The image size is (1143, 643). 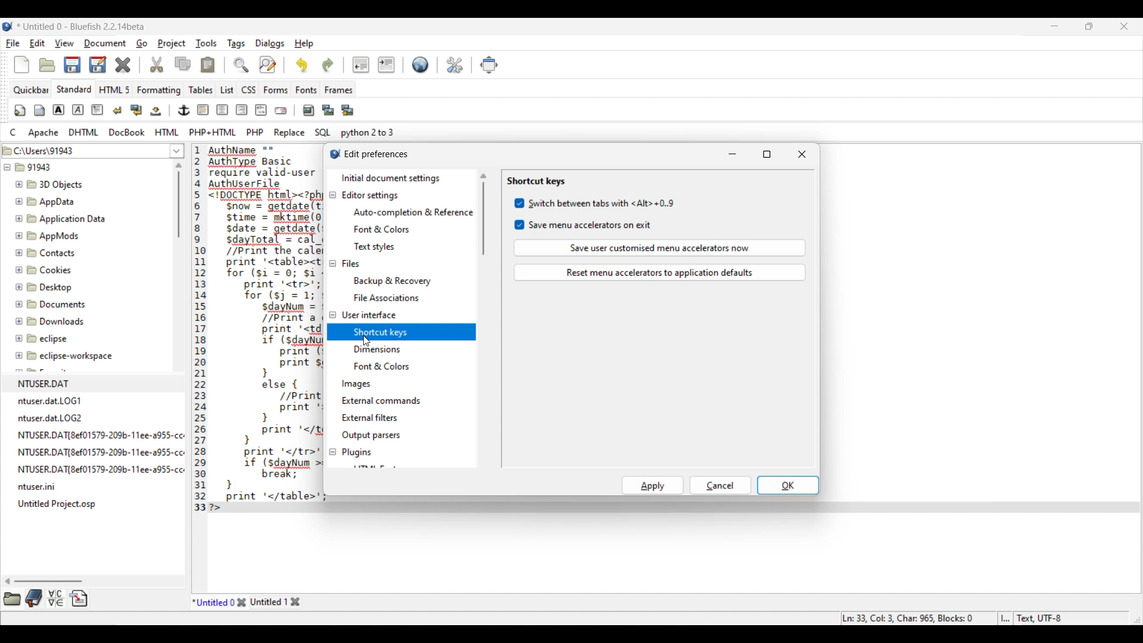 I want to click on Edit menu, so click(x=37, y=43).